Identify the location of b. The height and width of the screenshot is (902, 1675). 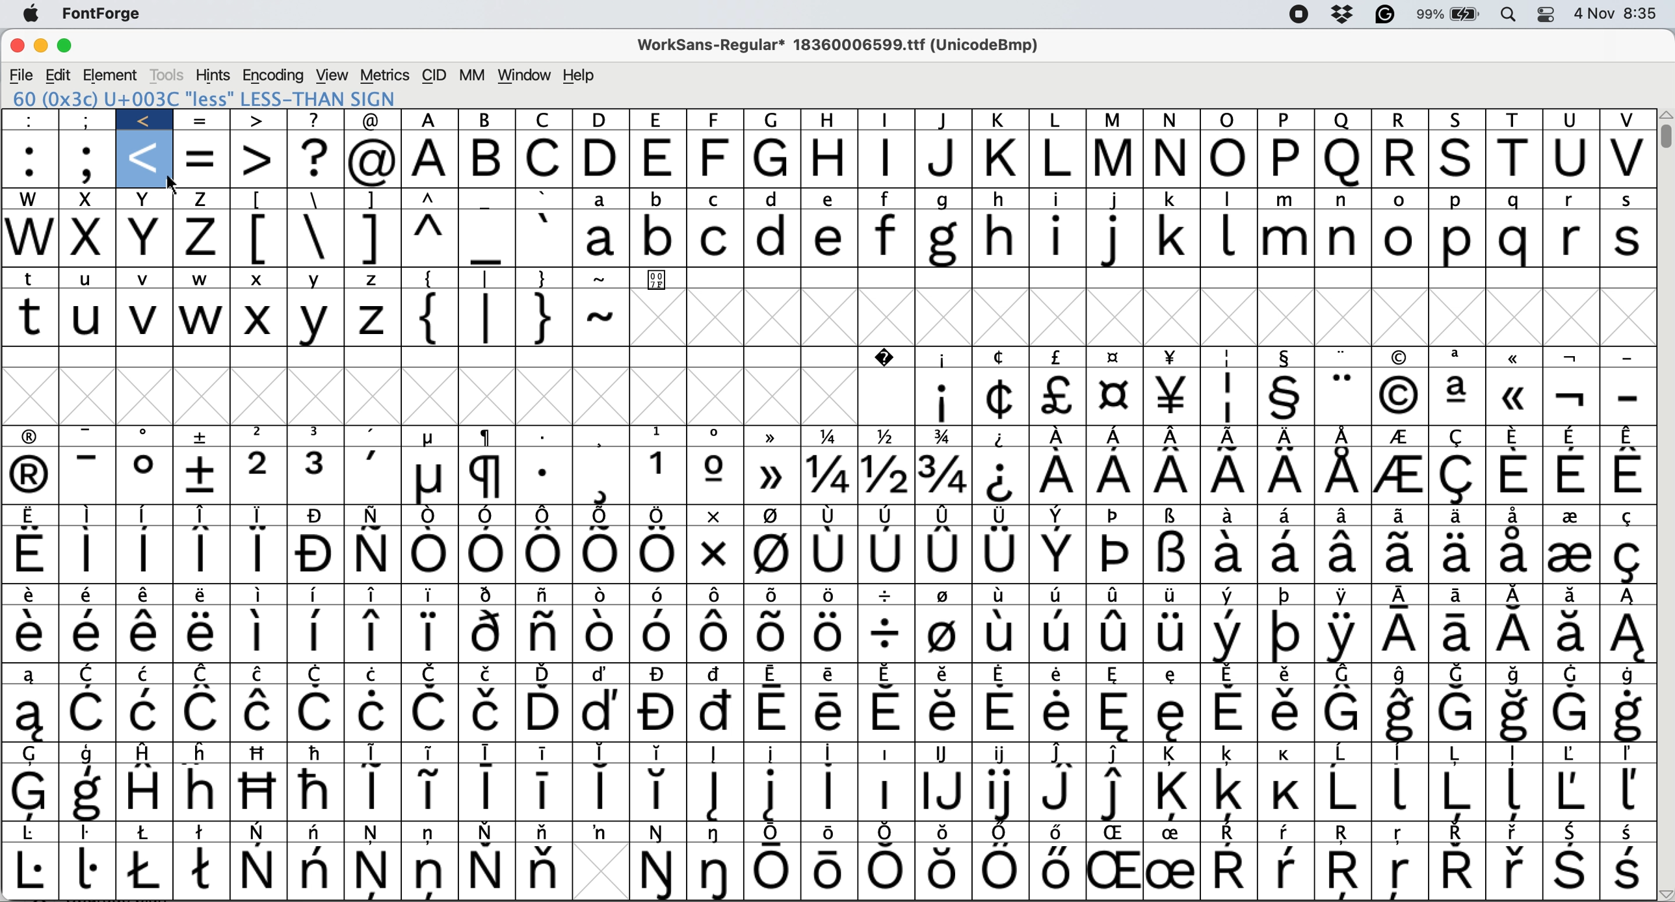
(489, 121).